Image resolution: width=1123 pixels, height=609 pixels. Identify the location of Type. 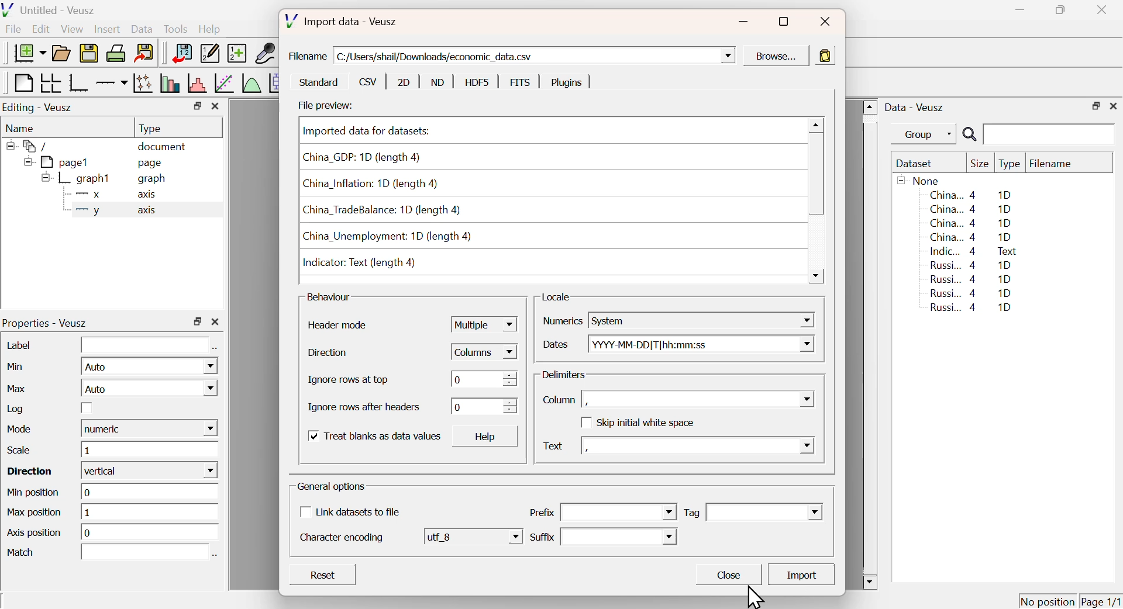
(1010, 164).